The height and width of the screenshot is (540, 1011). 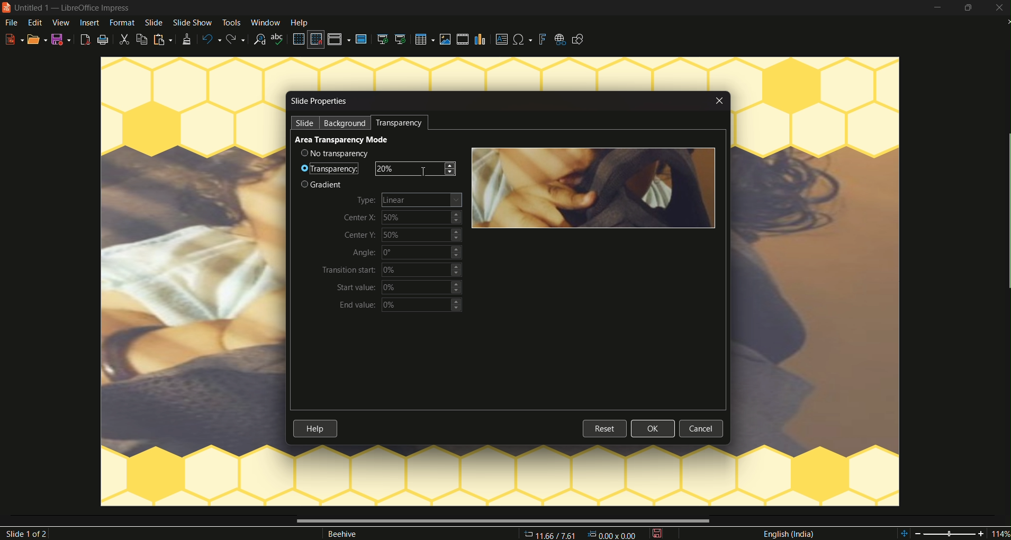 I want to click on tools, so click(x=231, y=23).